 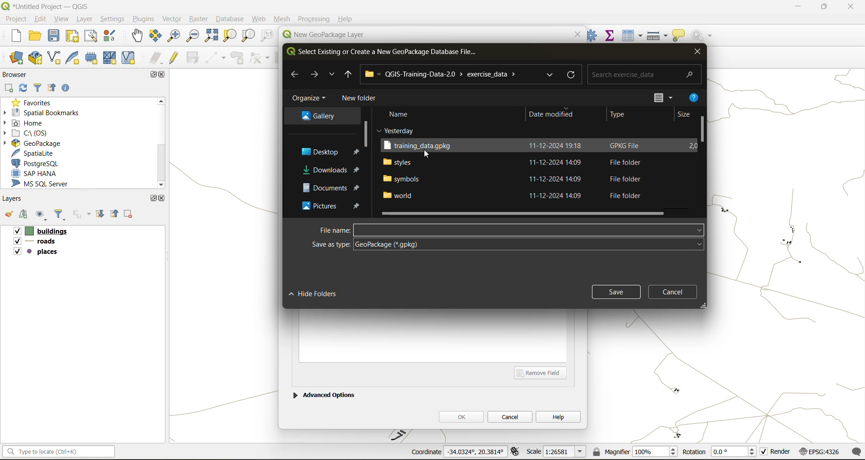 I want to click on 11-12-2024 14:09, so click(x=558, y=178).